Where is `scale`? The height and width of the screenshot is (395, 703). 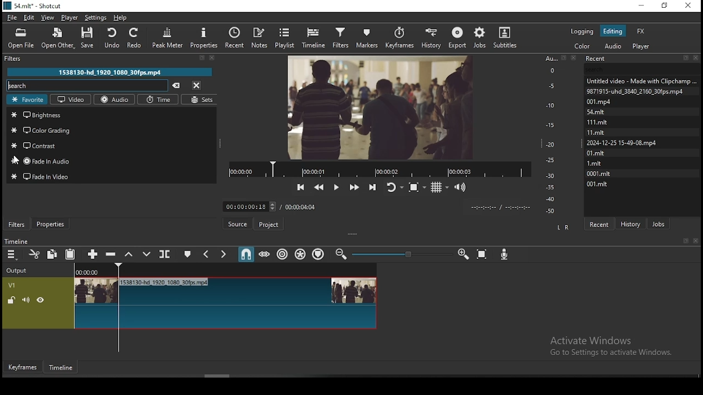 scale is located at coordinates (552, 135).